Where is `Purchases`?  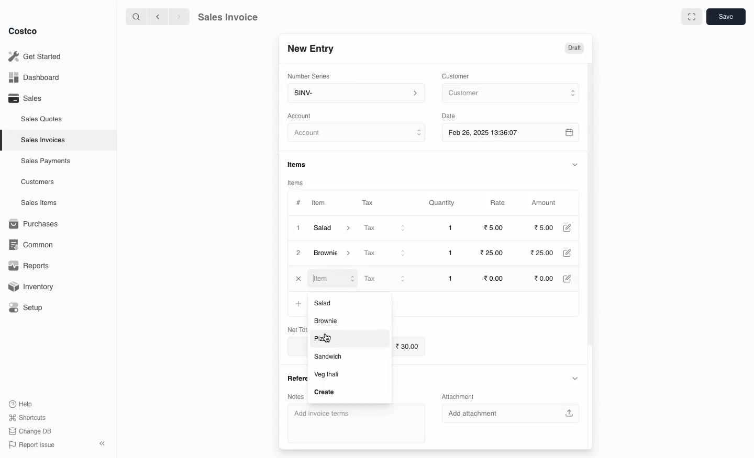 Purchases is located at coordinates (36, 224).